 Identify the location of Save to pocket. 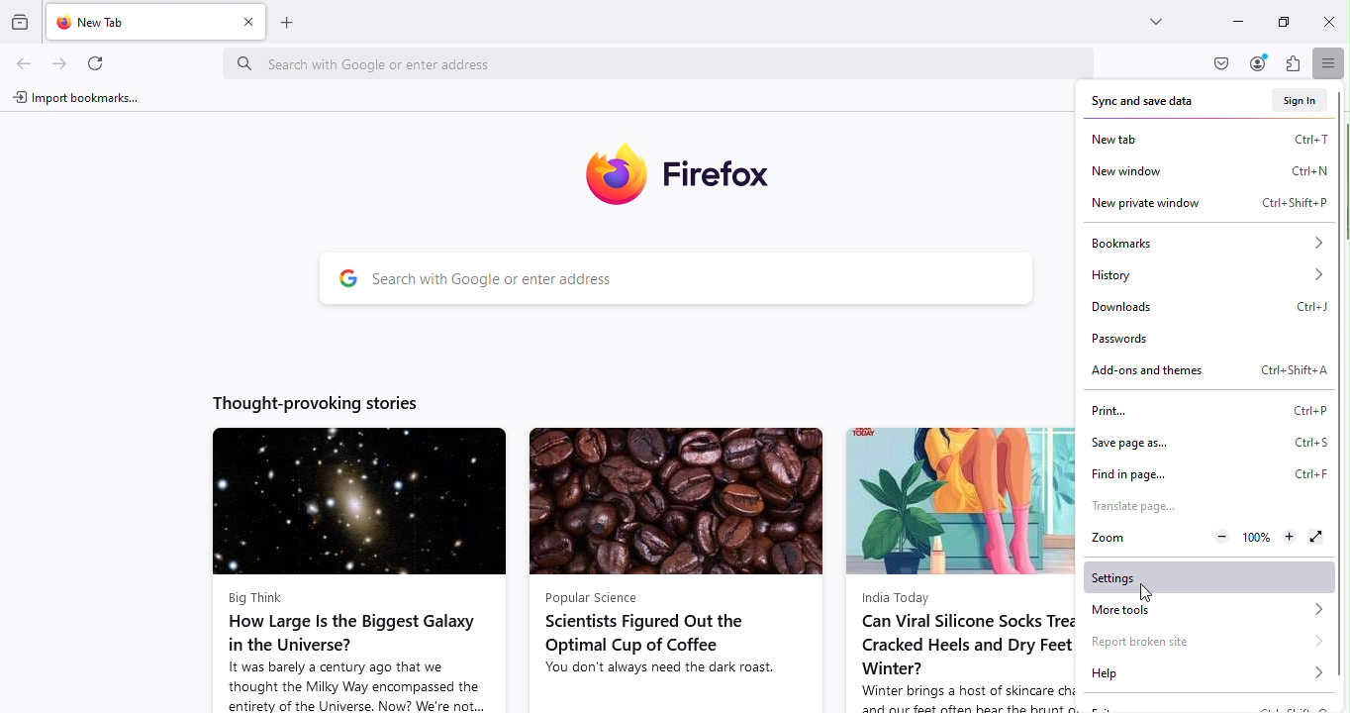
(1222, 63).